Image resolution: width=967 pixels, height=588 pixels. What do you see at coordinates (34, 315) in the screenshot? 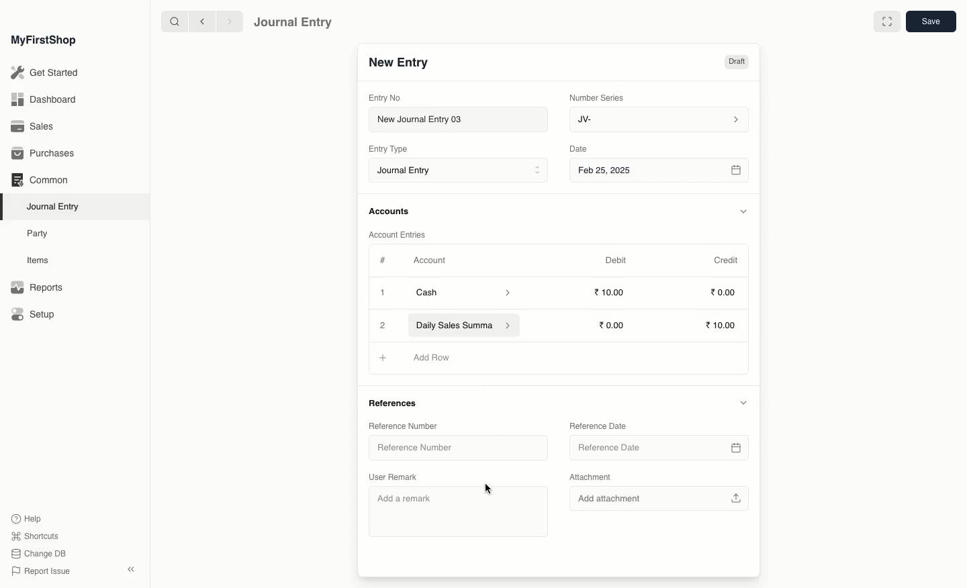
I see `Setup` at bounding box center [34, 315].